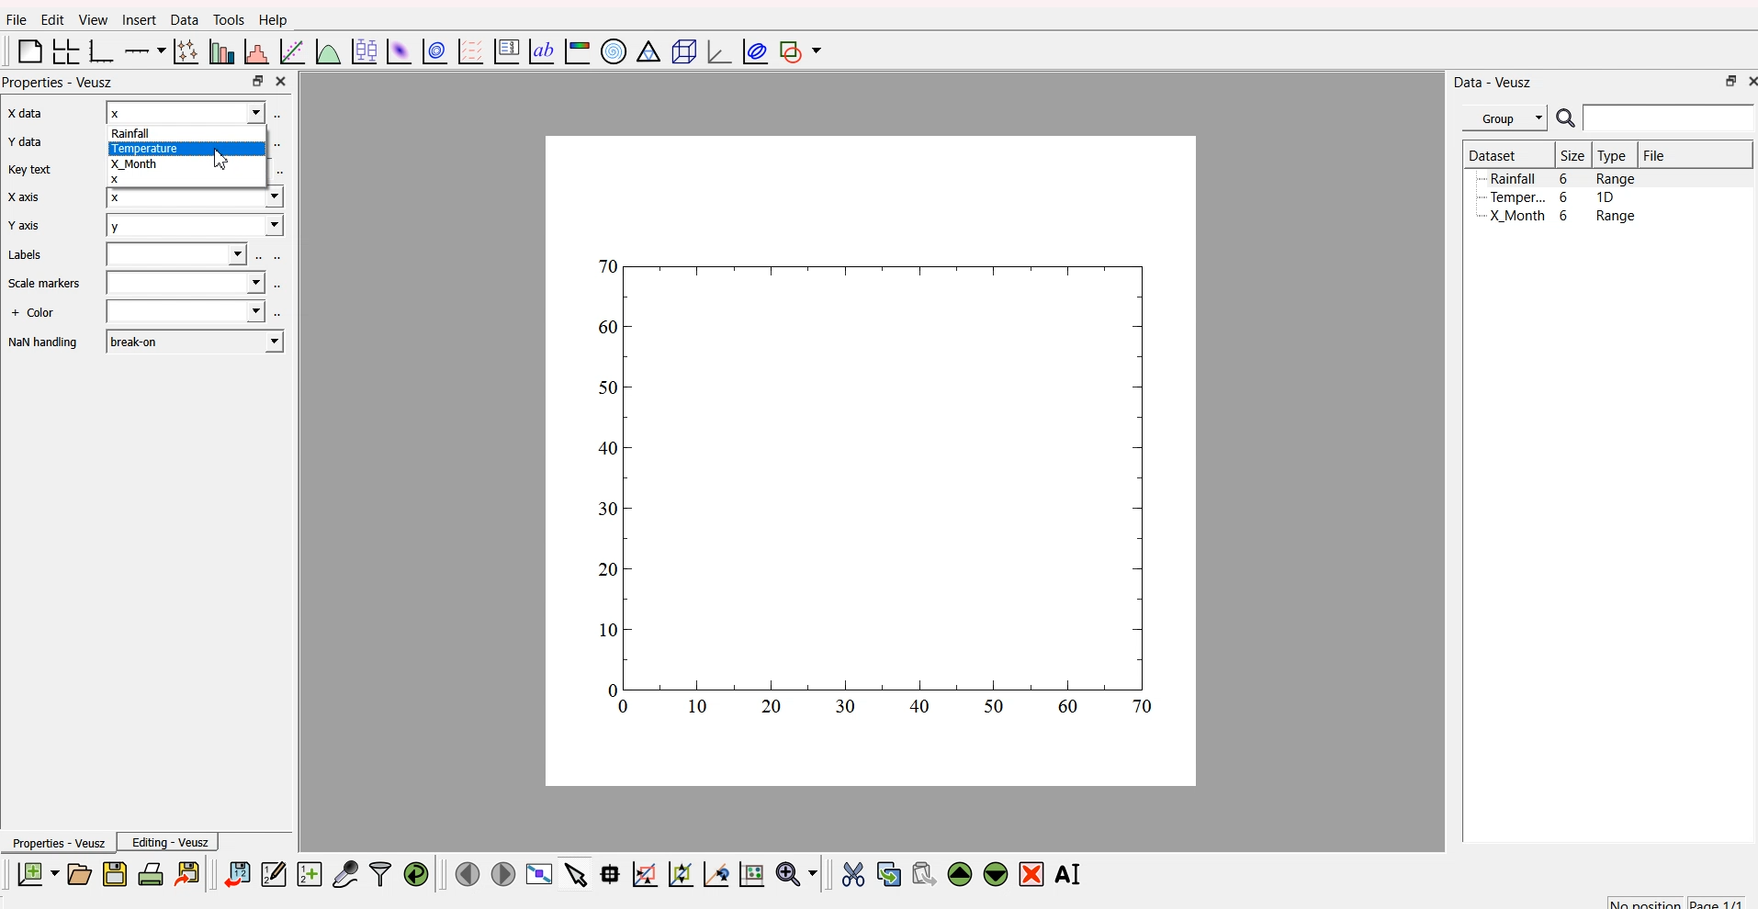 The image size is (1758, 909). What do you see at coordinates (328, 52) in the screenshot?
I see `plot function` at bounding box center [328, 52].